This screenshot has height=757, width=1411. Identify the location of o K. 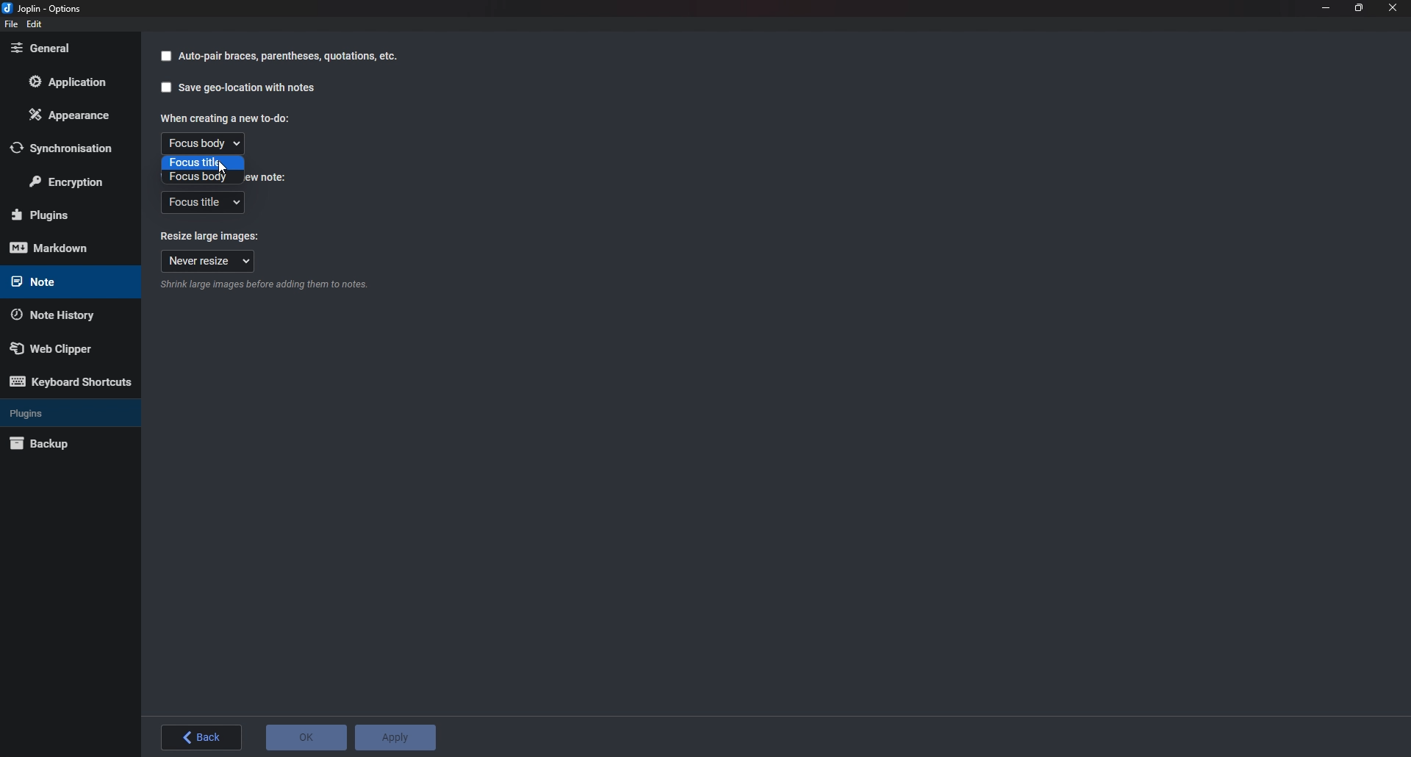
(306, 737).